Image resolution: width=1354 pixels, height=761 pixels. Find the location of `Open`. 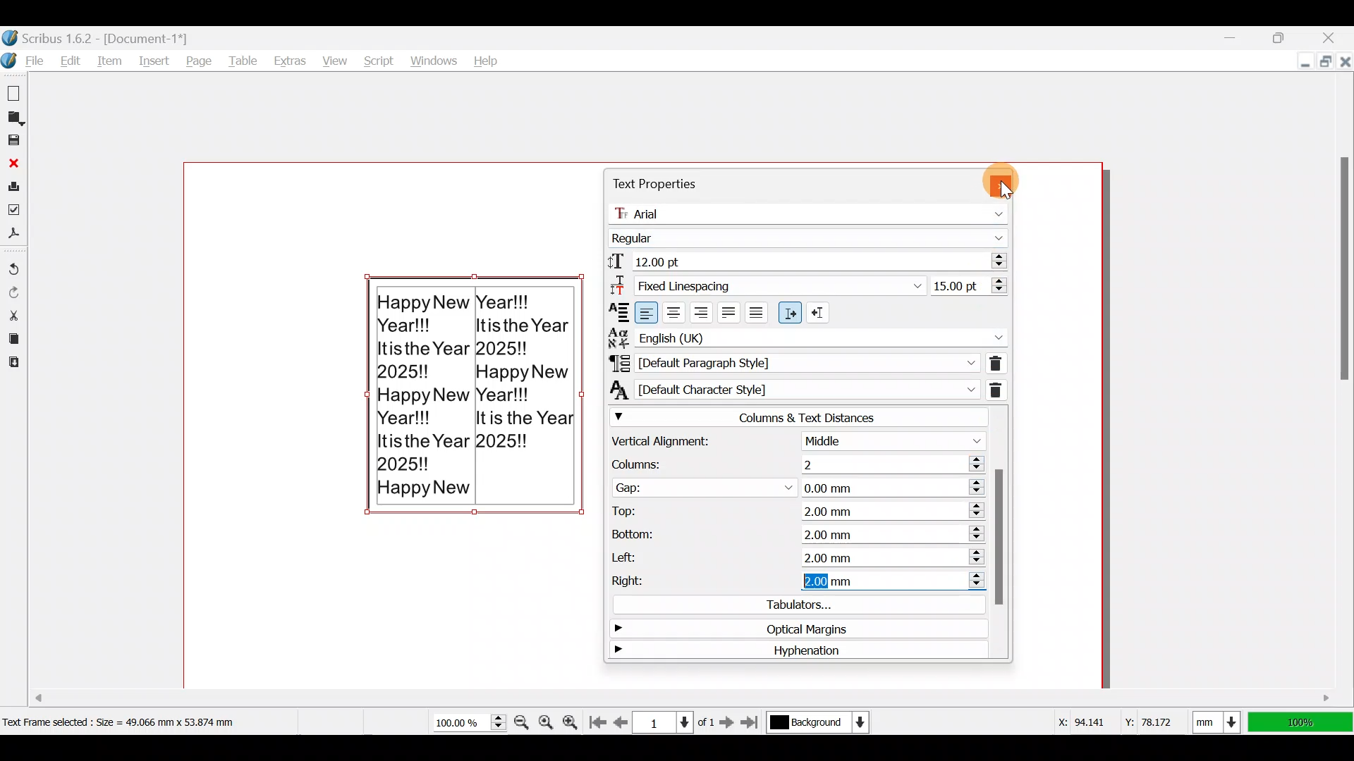

Open is located at coordinates (16, 118).